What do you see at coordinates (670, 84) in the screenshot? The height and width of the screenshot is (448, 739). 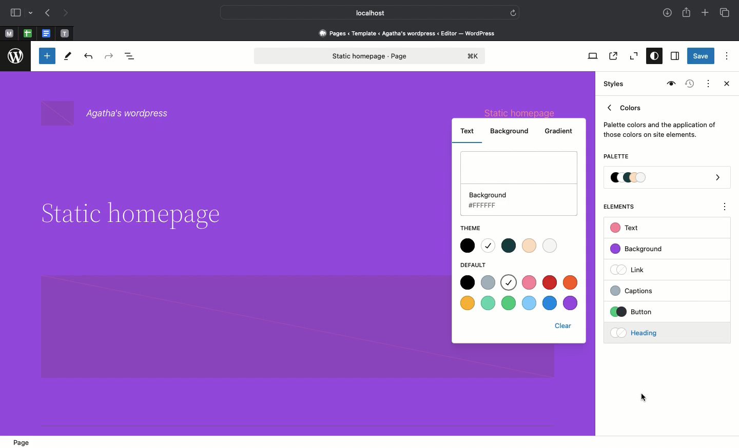 I see `Style book` at bounding box center [670, 84].